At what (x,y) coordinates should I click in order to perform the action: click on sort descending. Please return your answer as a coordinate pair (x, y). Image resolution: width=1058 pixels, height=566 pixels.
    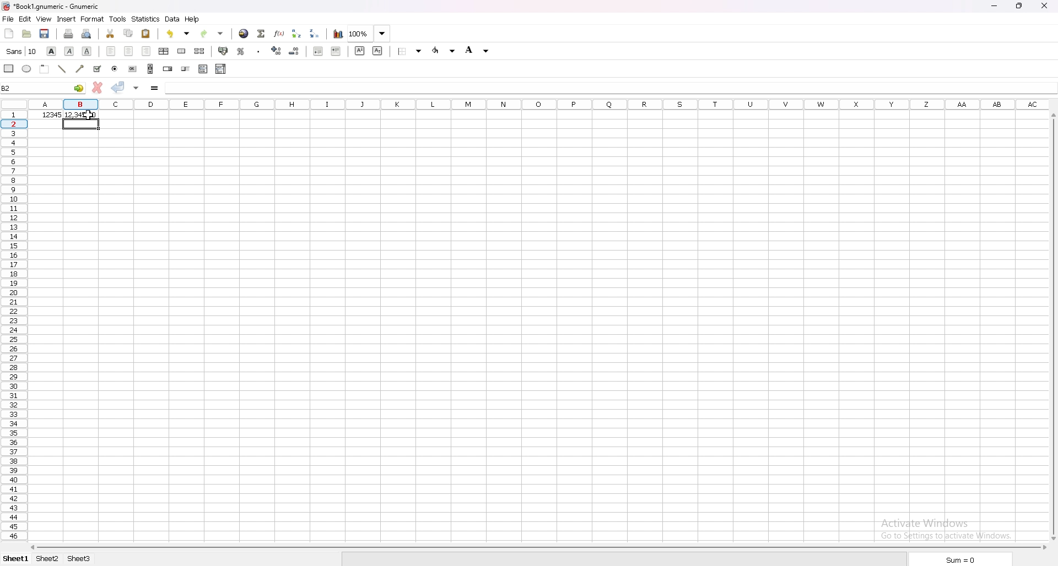
    Looking at the image, I should click on (315, 34).